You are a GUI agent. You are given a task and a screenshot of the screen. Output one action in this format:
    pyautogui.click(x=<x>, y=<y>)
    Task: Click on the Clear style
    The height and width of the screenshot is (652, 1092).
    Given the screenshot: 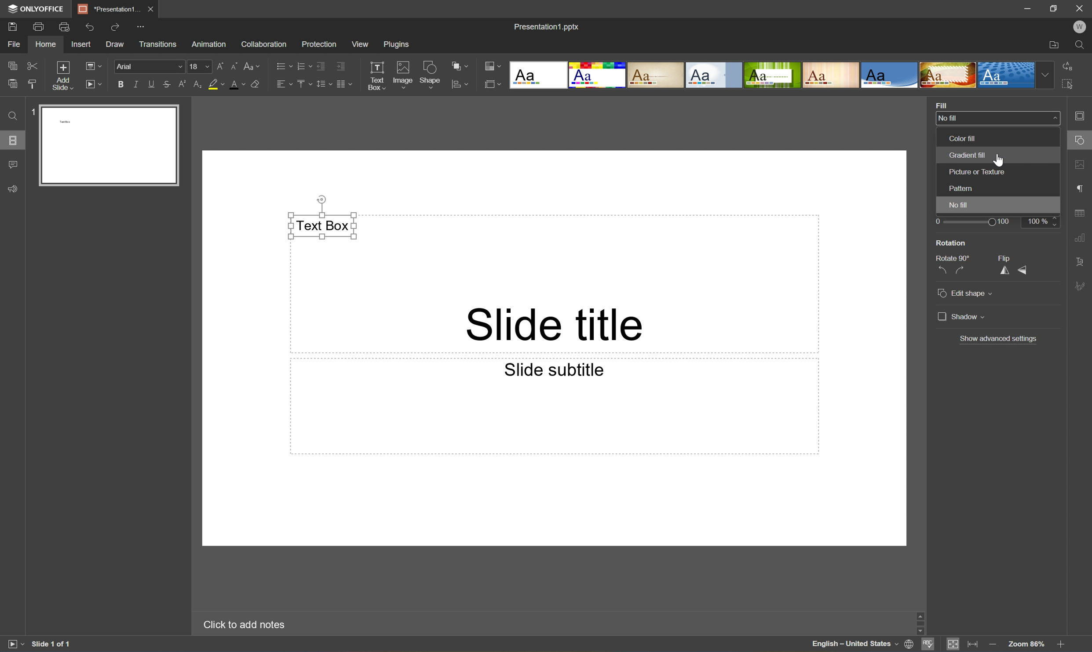 What is the action you would take?
    pyautogui.click(x=257, y=84)
    